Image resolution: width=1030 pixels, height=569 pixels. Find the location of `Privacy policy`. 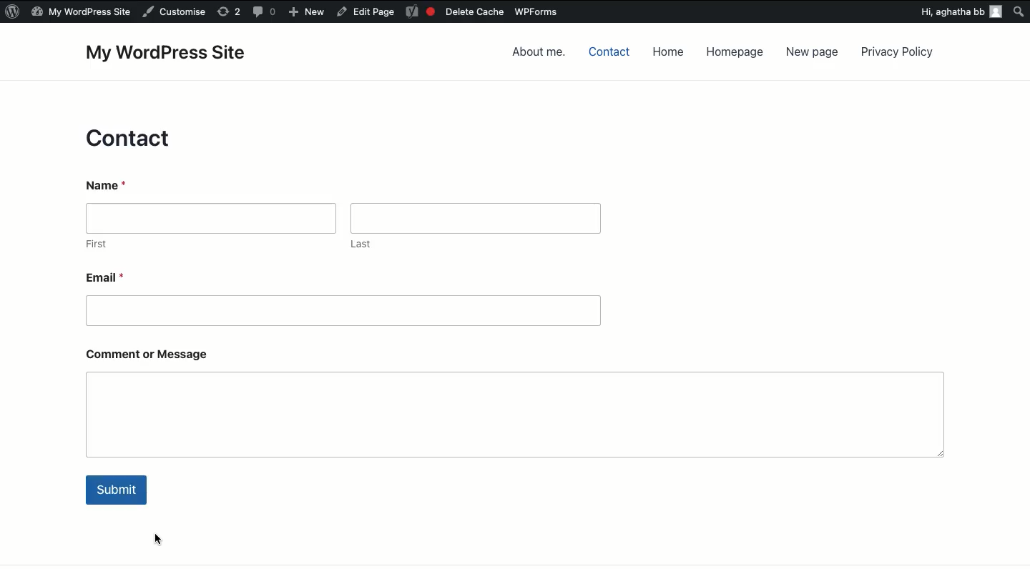

Privacy policy is located at coordinates (896, 50).